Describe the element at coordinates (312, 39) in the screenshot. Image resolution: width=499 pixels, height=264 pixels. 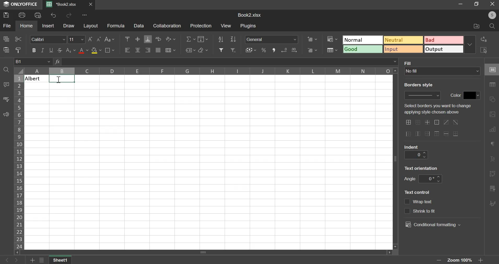
I see `add cells` at that location.